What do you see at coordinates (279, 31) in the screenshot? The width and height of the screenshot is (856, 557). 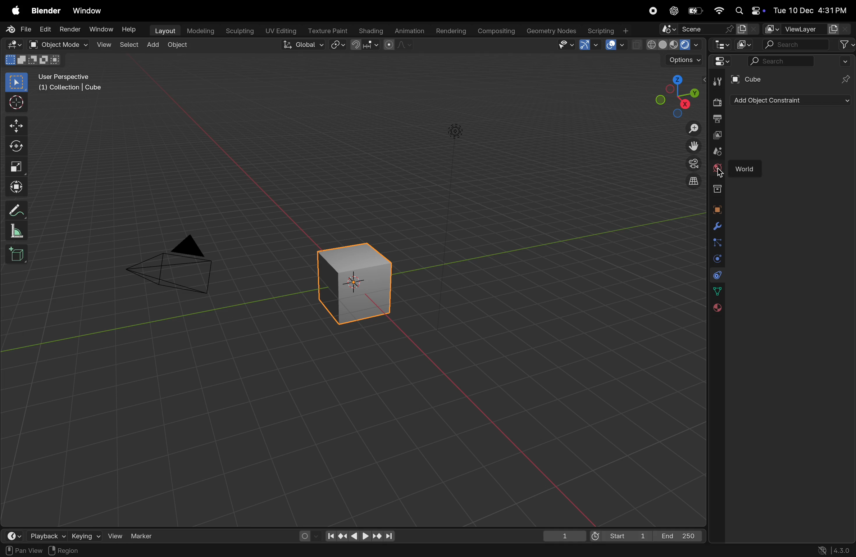 I see `UV editing` at bounding box center [279, 31].